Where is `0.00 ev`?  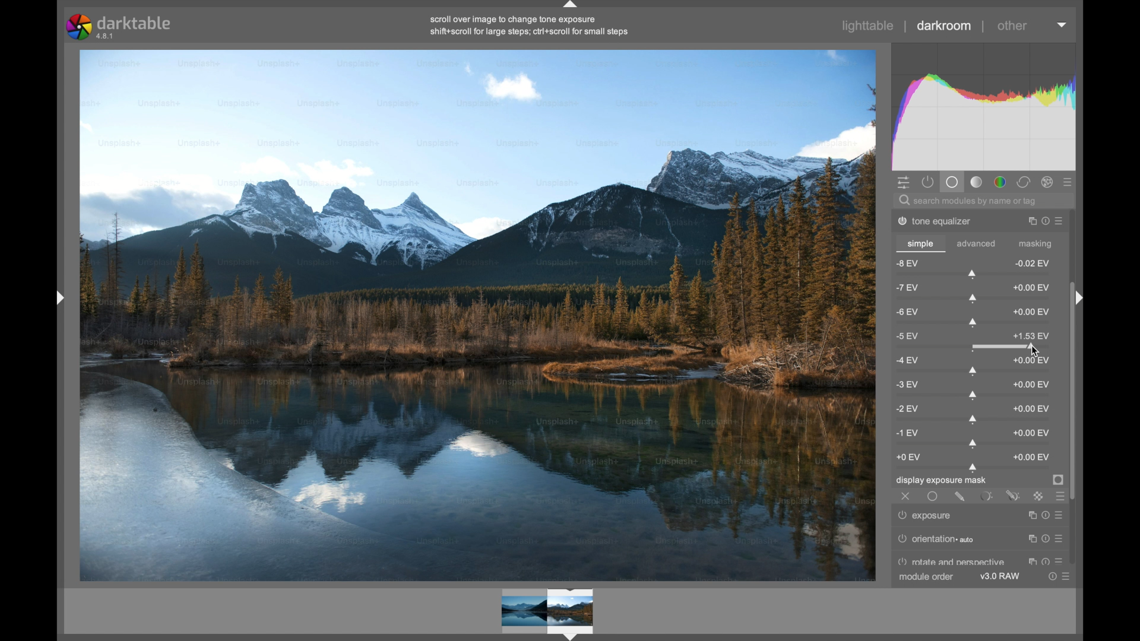
0.00 ev is located at coordinates (1031, 361).